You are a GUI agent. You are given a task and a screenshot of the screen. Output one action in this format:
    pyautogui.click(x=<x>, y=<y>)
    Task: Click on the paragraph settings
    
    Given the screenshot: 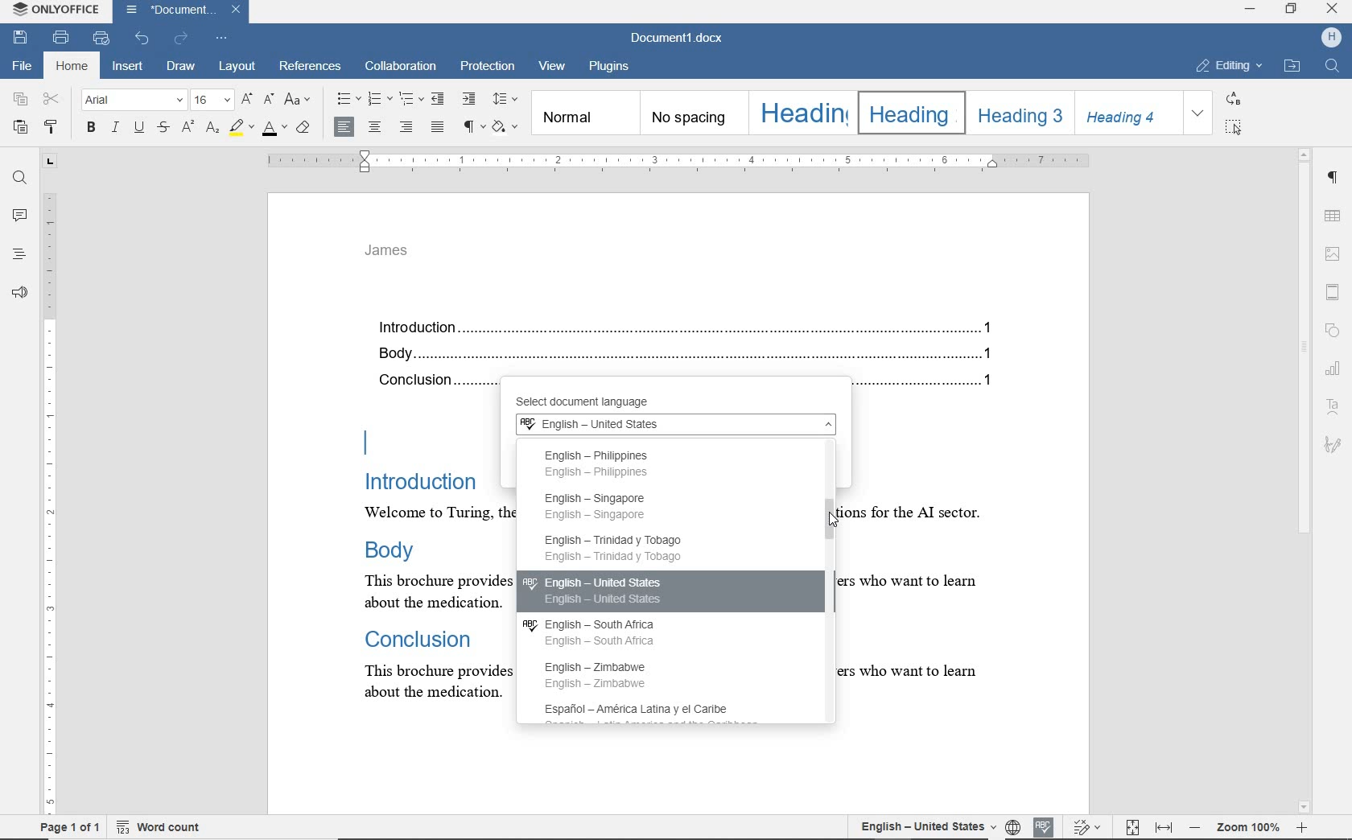 What is the action you would take?
    pyautogui.click(x=1334, y=180)
    